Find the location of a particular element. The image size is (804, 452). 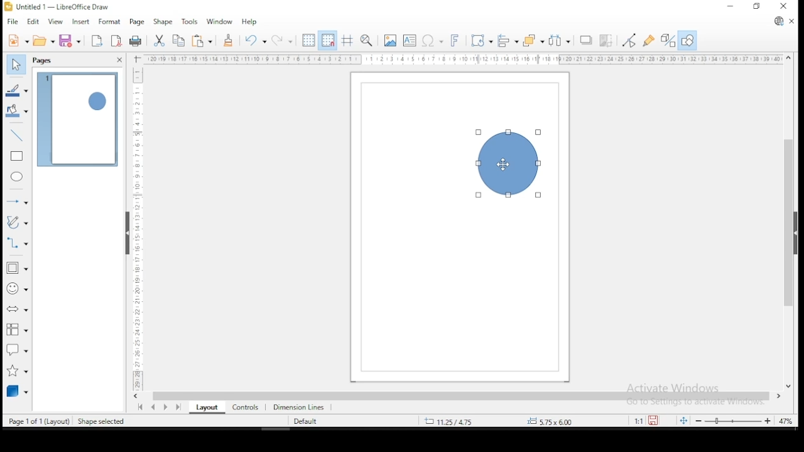

stars and banners is located at coordinates (18, 368).